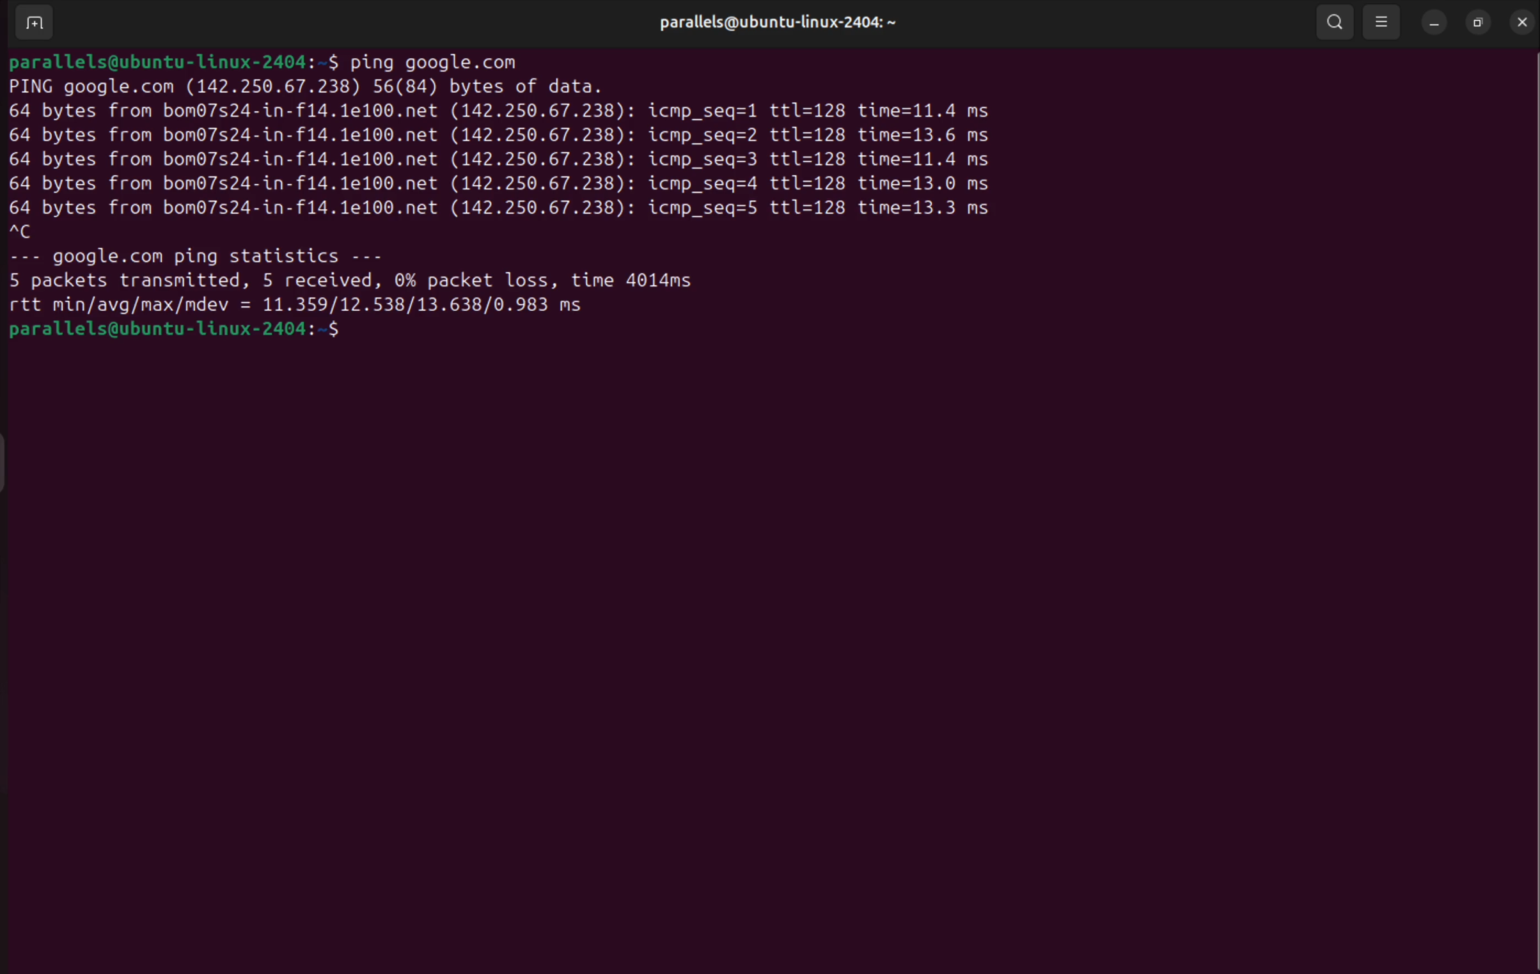 This screenshot has width=1540, height=974. I want to click on time 1.4 ms, so click(924, 161).